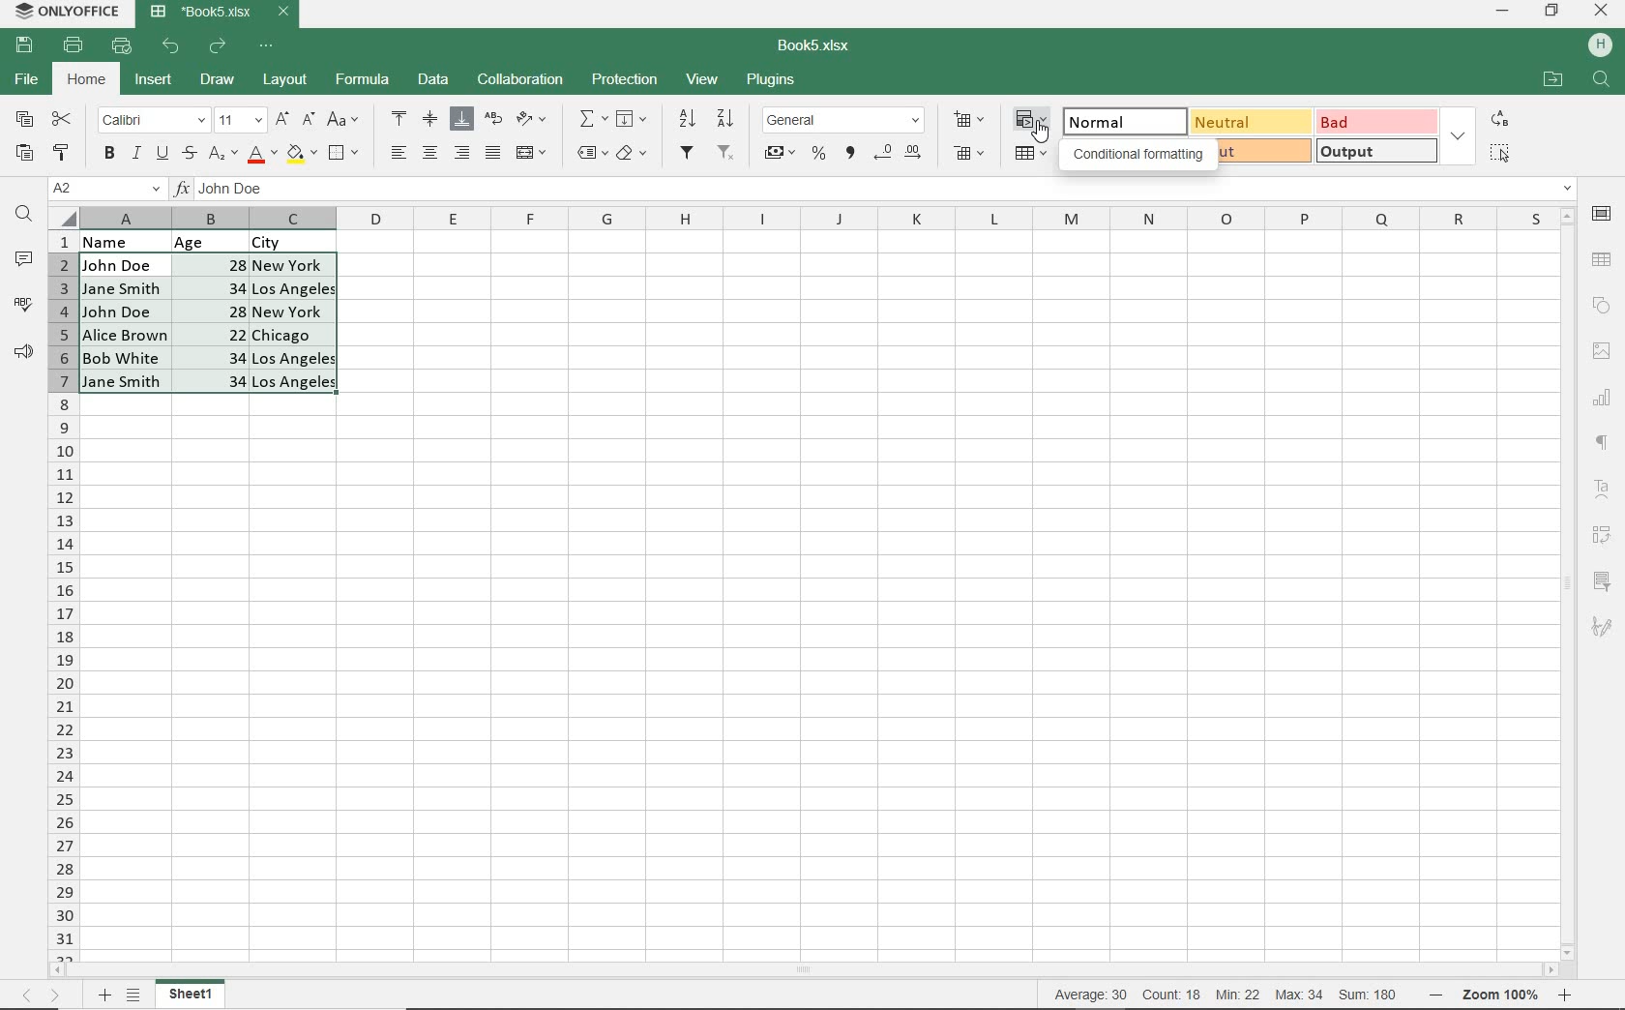  Describe the element at coordinates (135, 152) in the screenshot. I see `ITALIC` at that location.